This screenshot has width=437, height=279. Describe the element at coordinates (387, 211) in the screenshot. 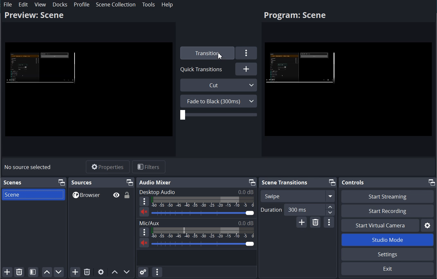

I see `Start Recording` at that location.